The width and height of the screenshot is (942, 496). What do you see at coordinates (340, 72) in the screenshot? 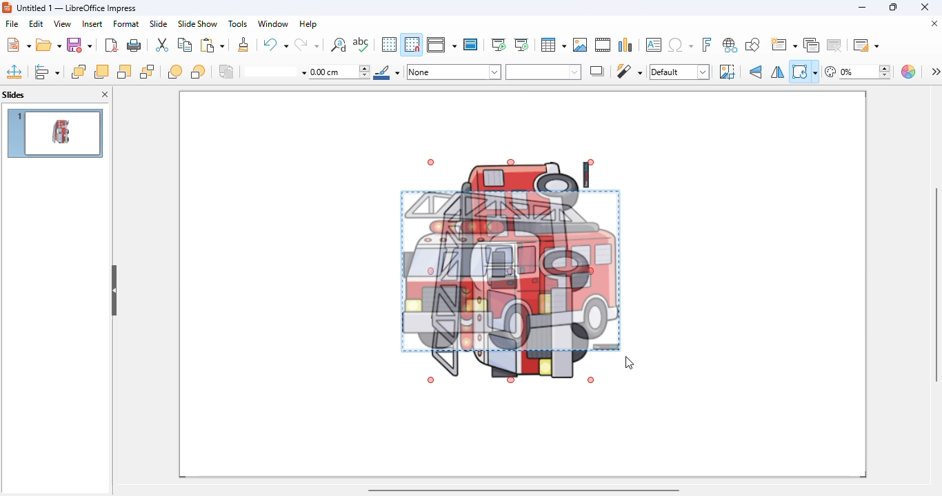
I see `line thickness` at bounding box center [340, 72].